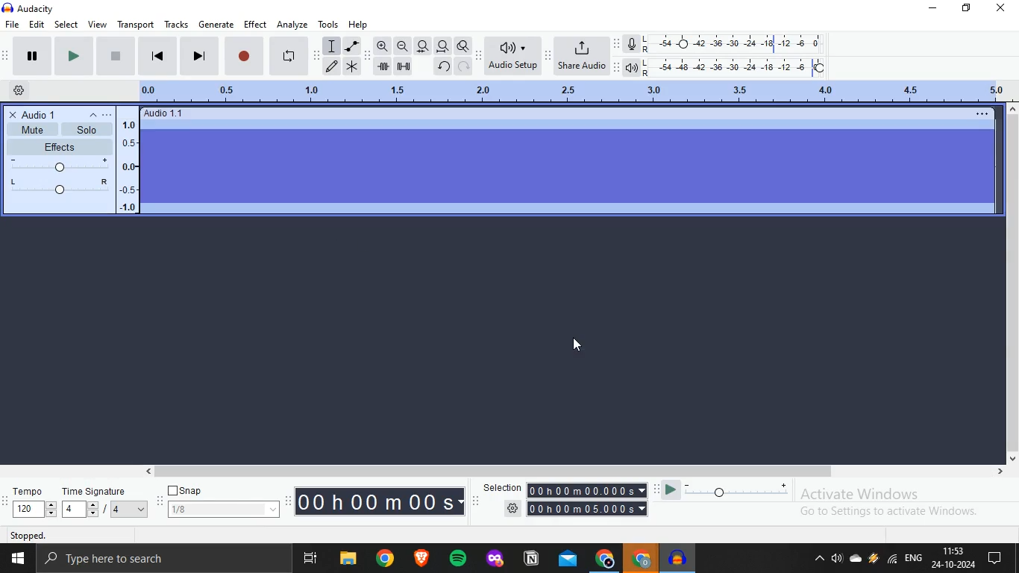 The height and width of the screenshot is (573, 1019). I want to click on Backward, so click(161, 57).